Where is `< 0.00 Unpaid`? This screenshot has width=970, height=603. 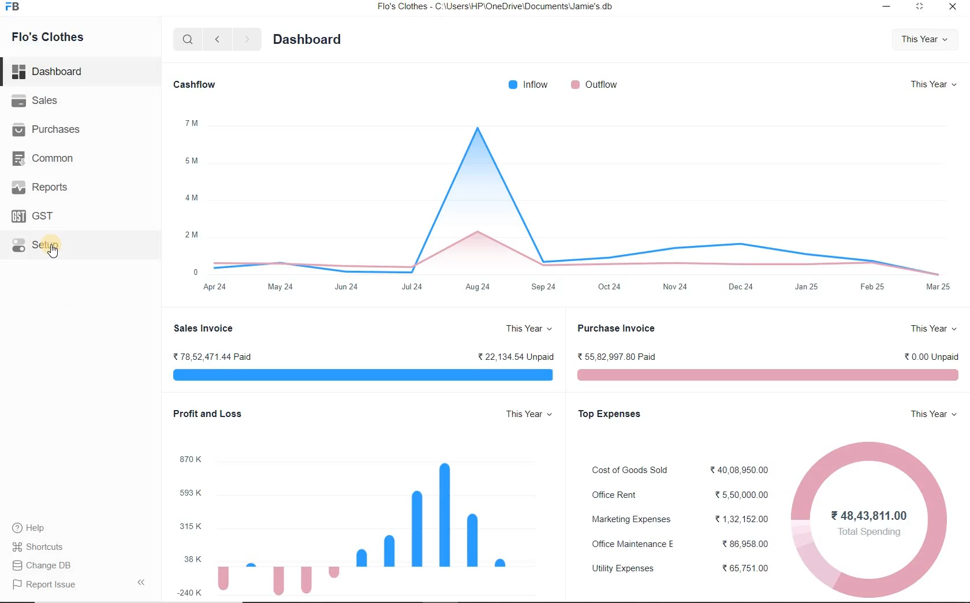 < 0.00 Unpaid is located at coordinates (931, 358).